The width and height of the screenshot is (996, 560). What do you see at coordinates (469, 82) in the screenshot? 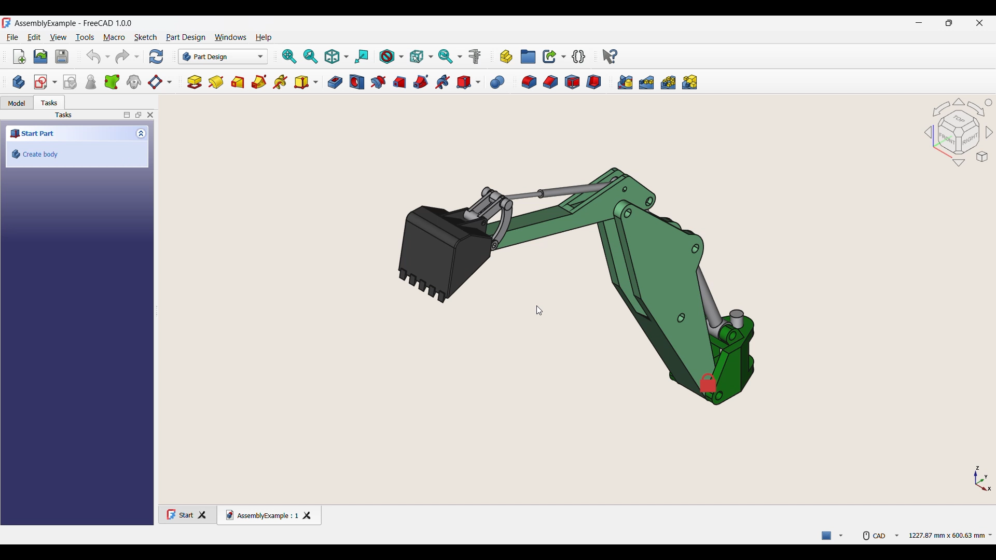
I see `Create a subtractive primitive` at bounding box center [469, 82].